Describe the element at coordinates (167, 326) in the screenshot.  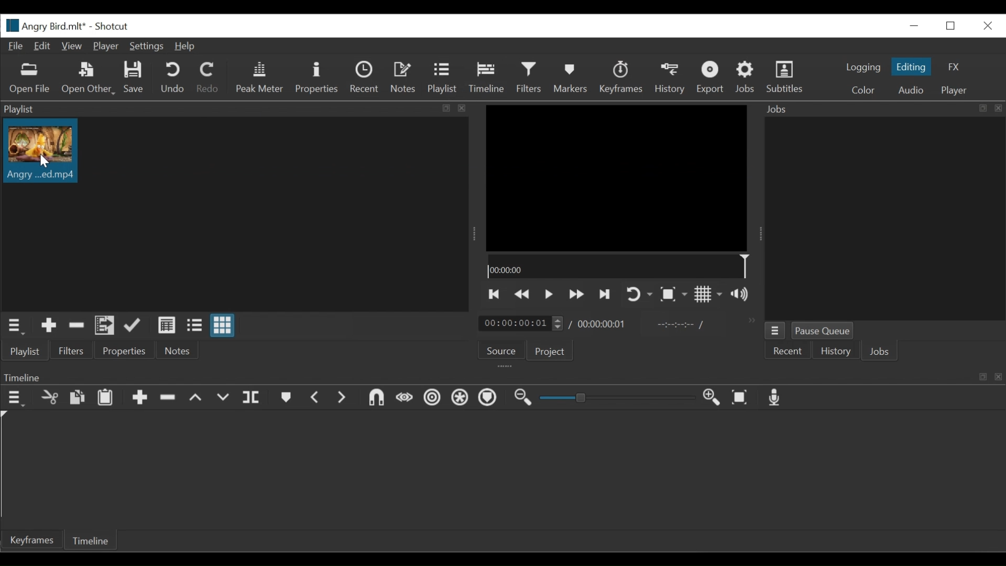
I see `View as detail` at that location.